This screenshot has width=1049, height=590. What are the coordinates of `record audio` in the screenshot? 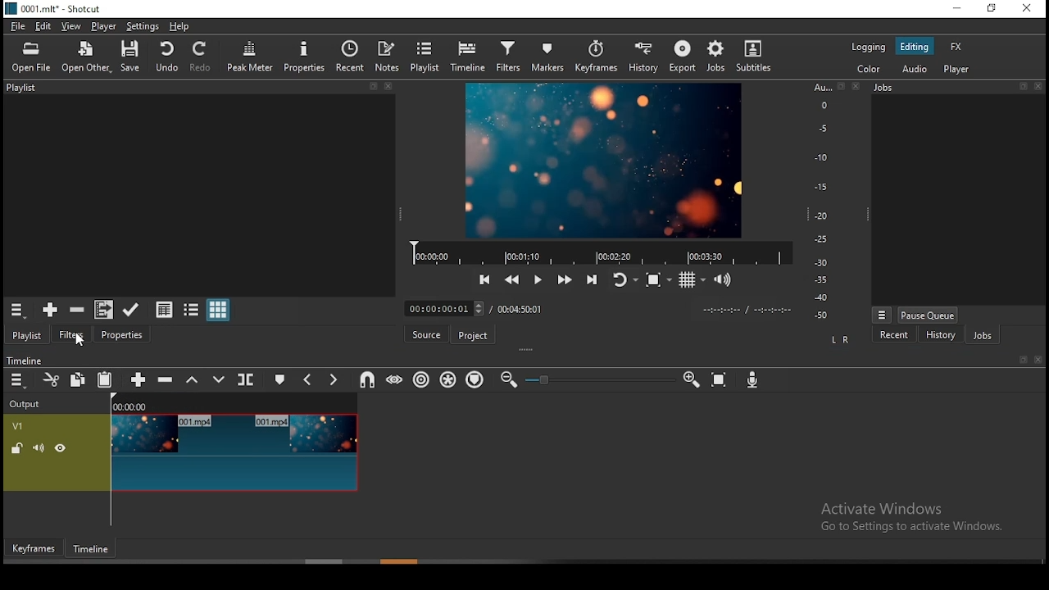 It's located at (752, 379).